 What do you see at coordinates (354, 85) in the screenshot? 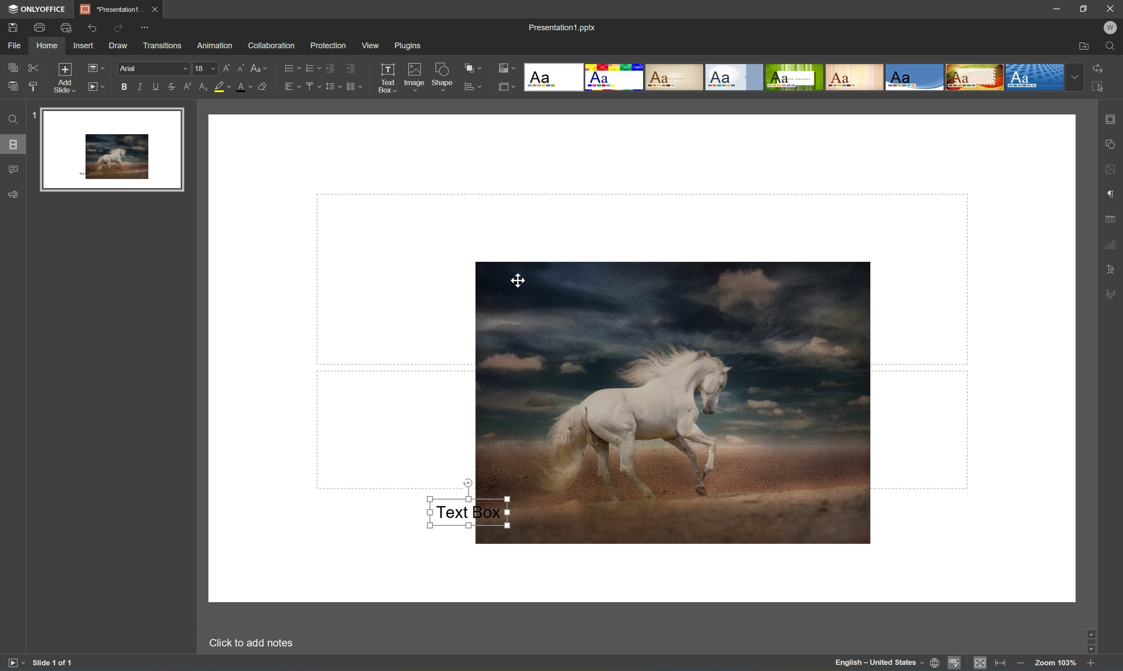
I see `Insert columns` at bounding box center [354, 85].